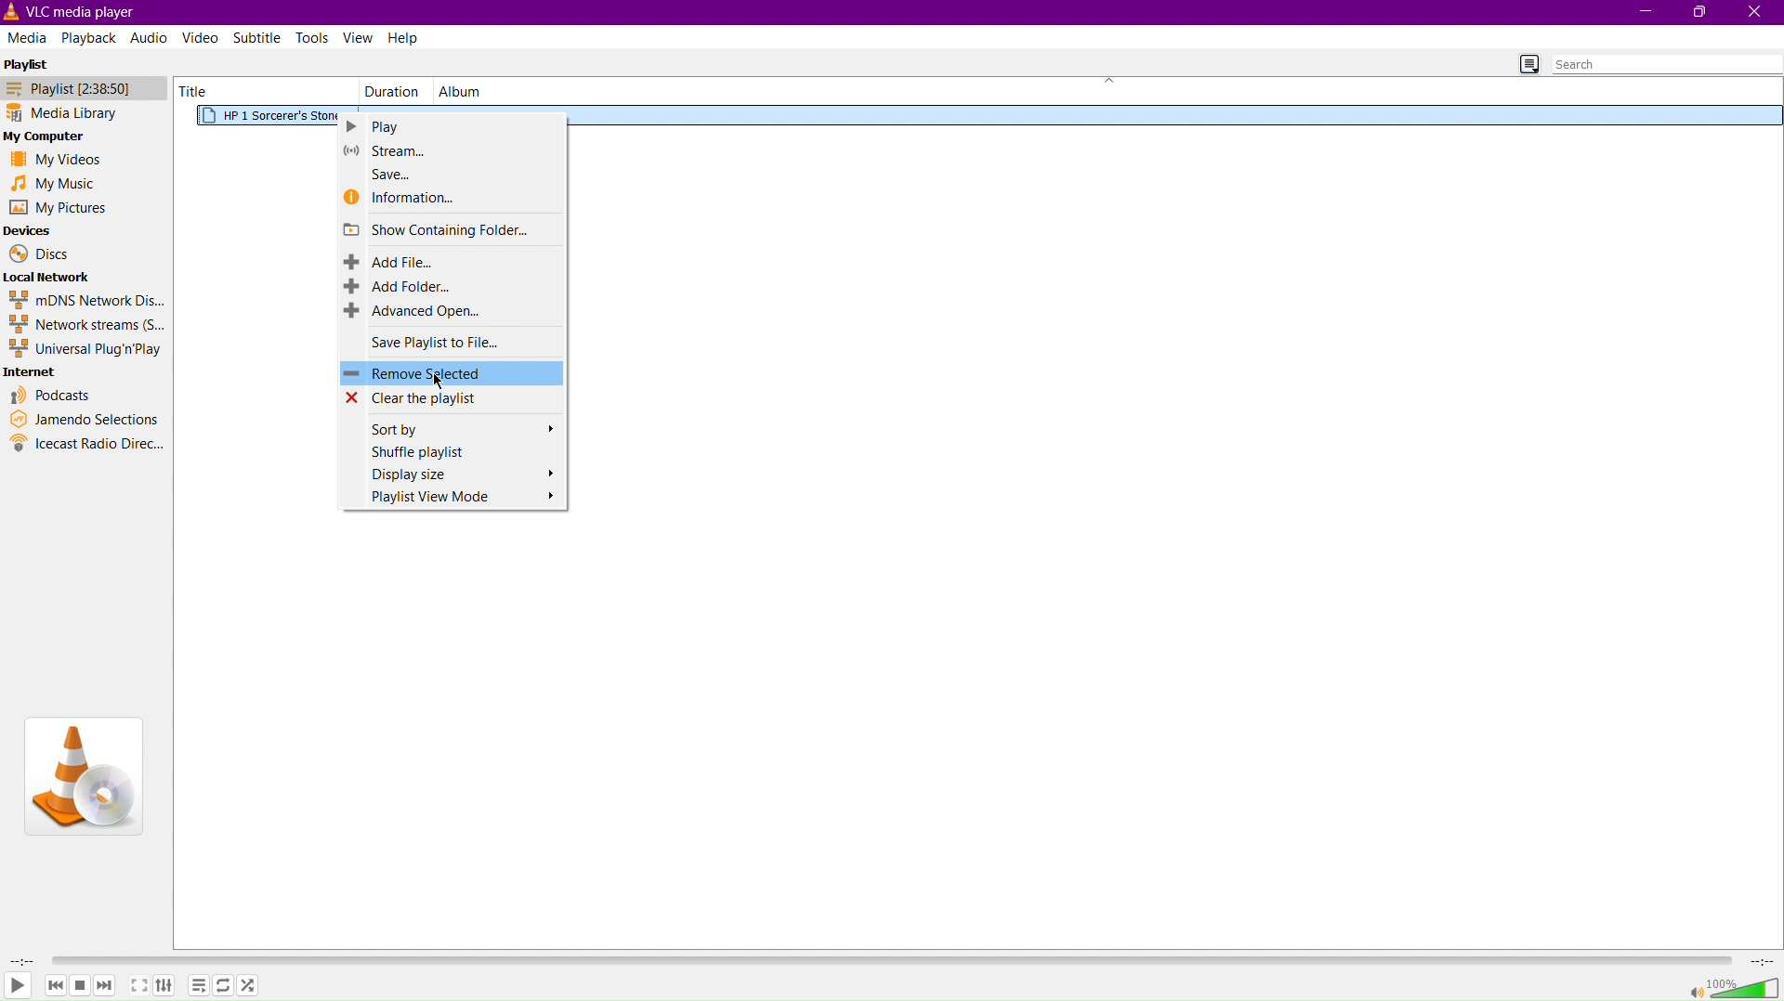  I want to click on Media, so click(29, 37).